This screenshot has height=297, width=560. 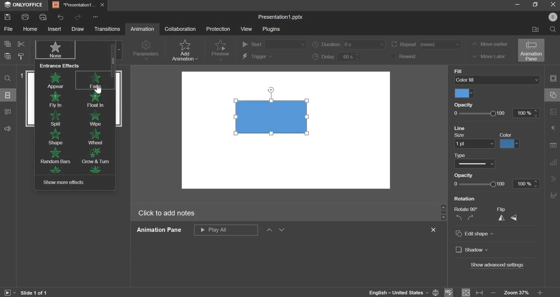 What do you see at coordinates (26, 17) in the screenshot?
I see `print` at bounding box center [26, 17].